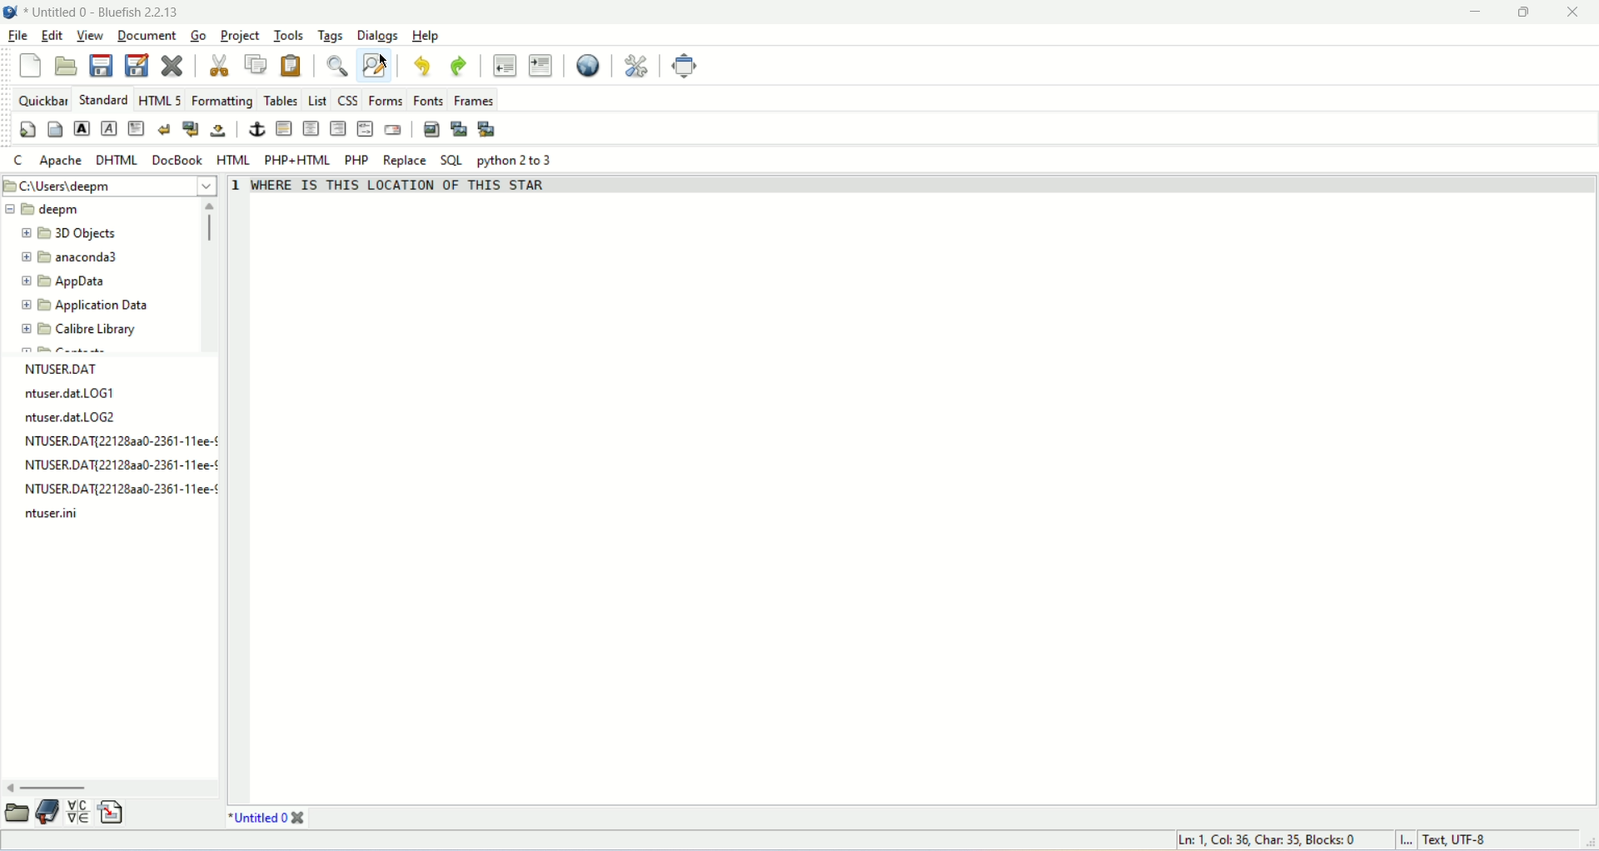  I want to click on horizontal rule, so click(286, 128).